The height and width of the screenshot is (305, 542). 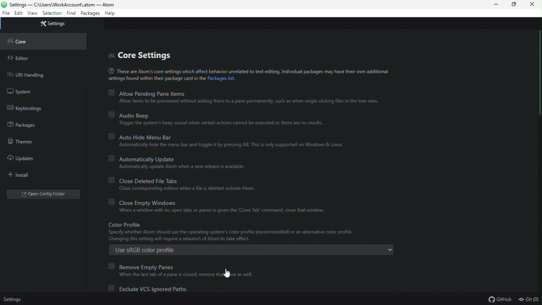 What do you see at coordinates (252, 239) in the screenshot?
I see `use sRGB color profile (enabled)` at bounding box center [252, 239].